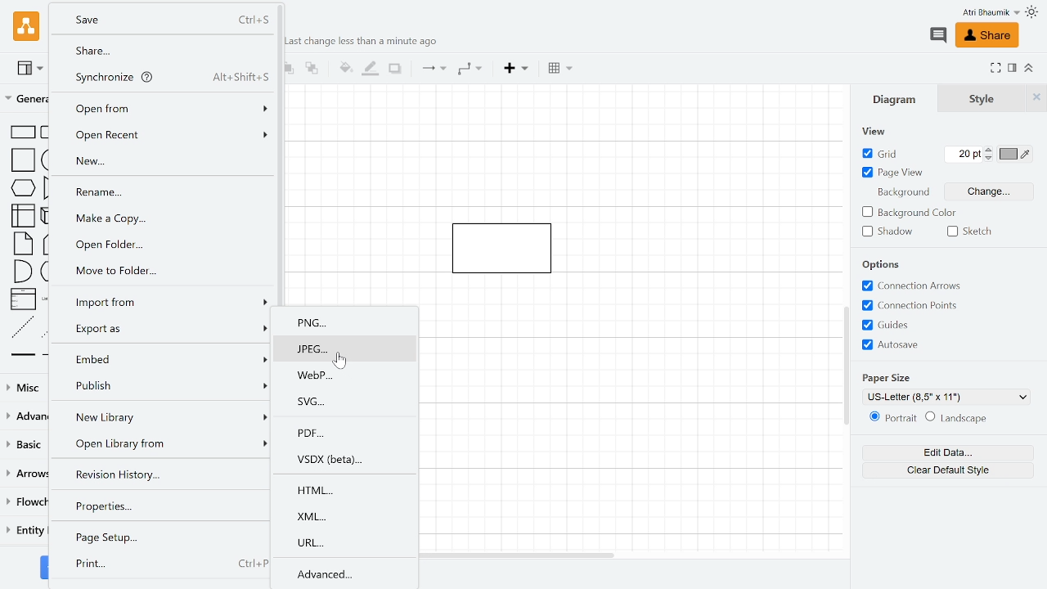 The image size is (1047, 589). I want to click on Publish, so click(161, 388).